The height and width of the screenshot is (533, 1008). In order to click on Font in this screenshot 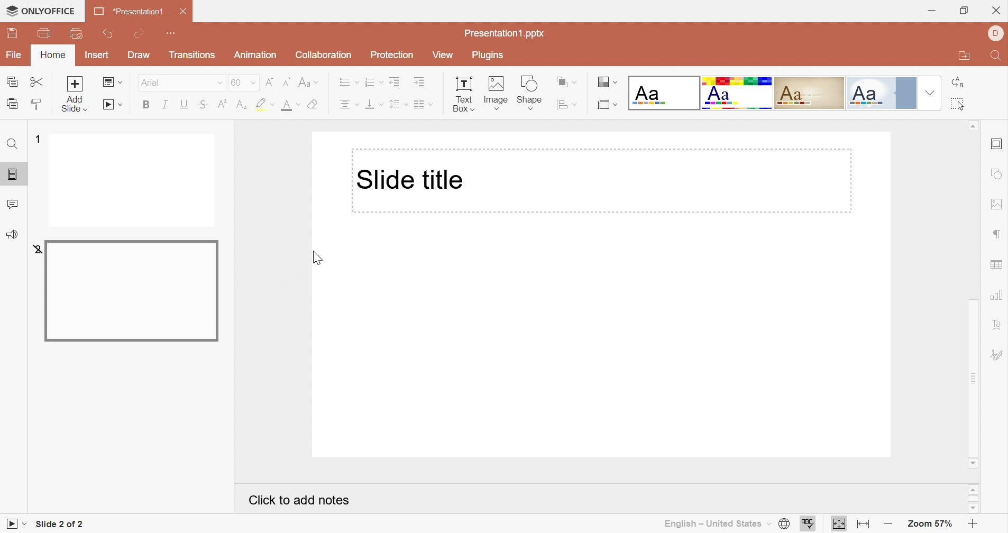, I will do `click(160, 84)`.